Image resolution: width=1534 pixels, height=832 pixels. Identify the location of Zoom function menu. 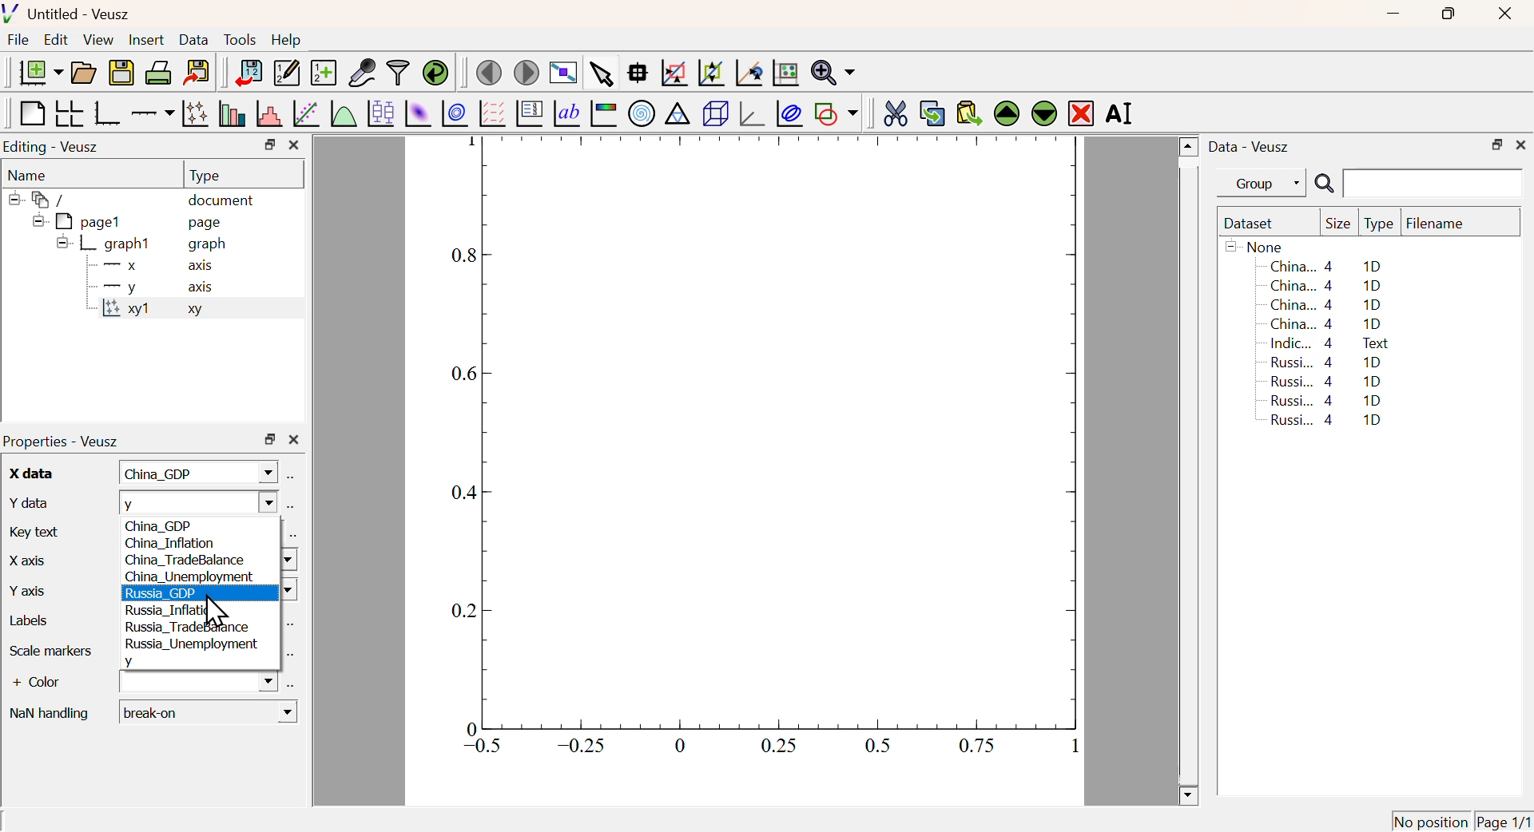
(833, 71).